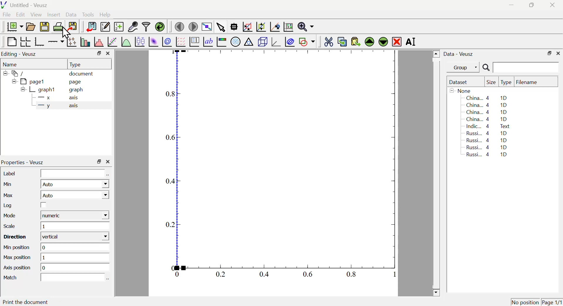  Describe the element at coordinates (76, 247) in the screenshot. I see `0` at that location.